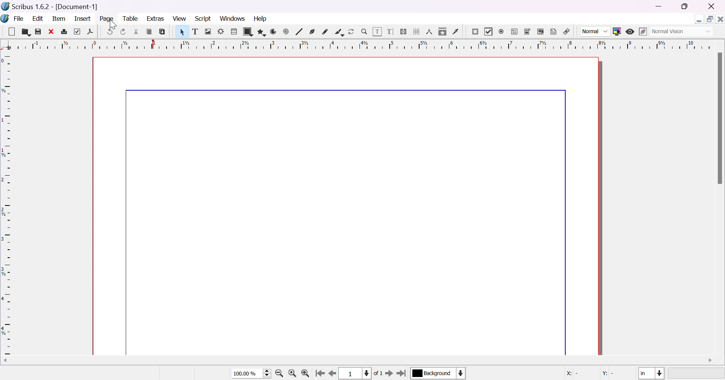 The height and width of the screenshot is (380, 725). What do you see at coordinates (158, 19) in the screenshot?
I see `extras` at bounding box center [158, 19].